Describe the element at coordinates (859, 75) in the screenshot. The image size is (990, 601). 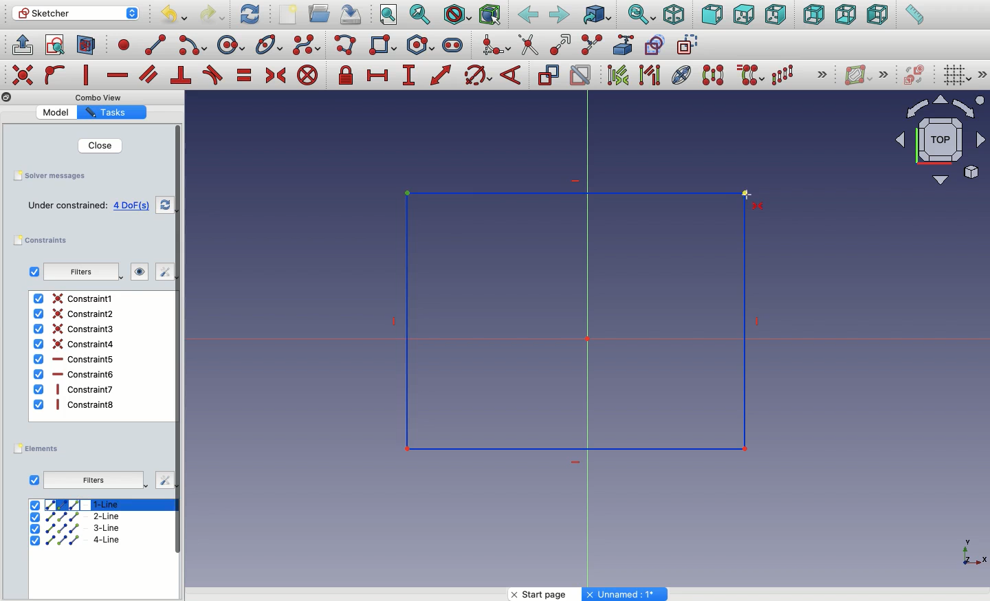
I see `Show hide B spline information layer` at that location.